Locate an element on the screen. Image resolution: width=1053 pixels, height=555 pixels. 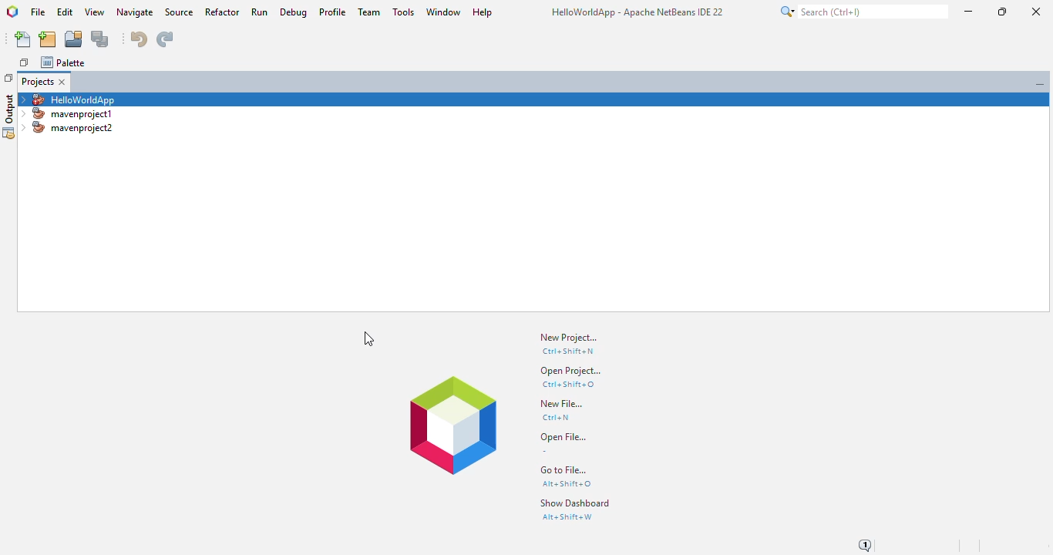
new project is located at coordinates (47, 39).